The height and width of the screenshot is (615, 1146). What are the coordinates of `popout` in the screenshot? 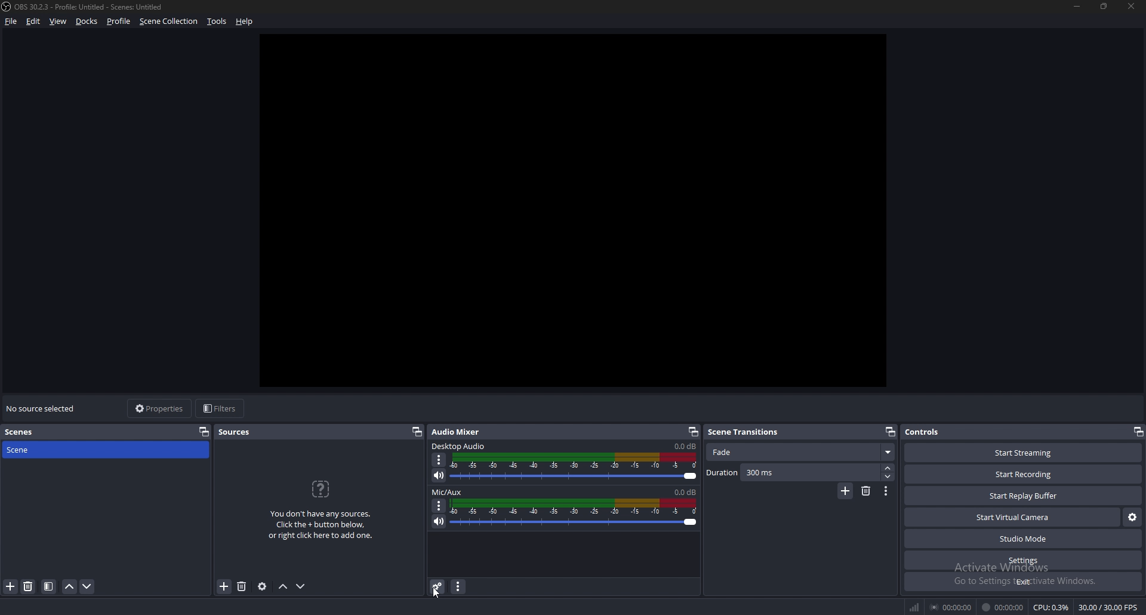 It's located at (694, 432).